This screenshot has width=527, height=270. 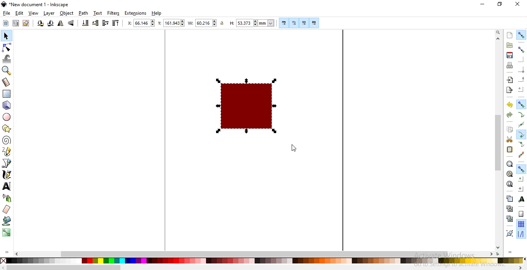 I want to click on snap bounding boxes, so click(x=522, y=49).